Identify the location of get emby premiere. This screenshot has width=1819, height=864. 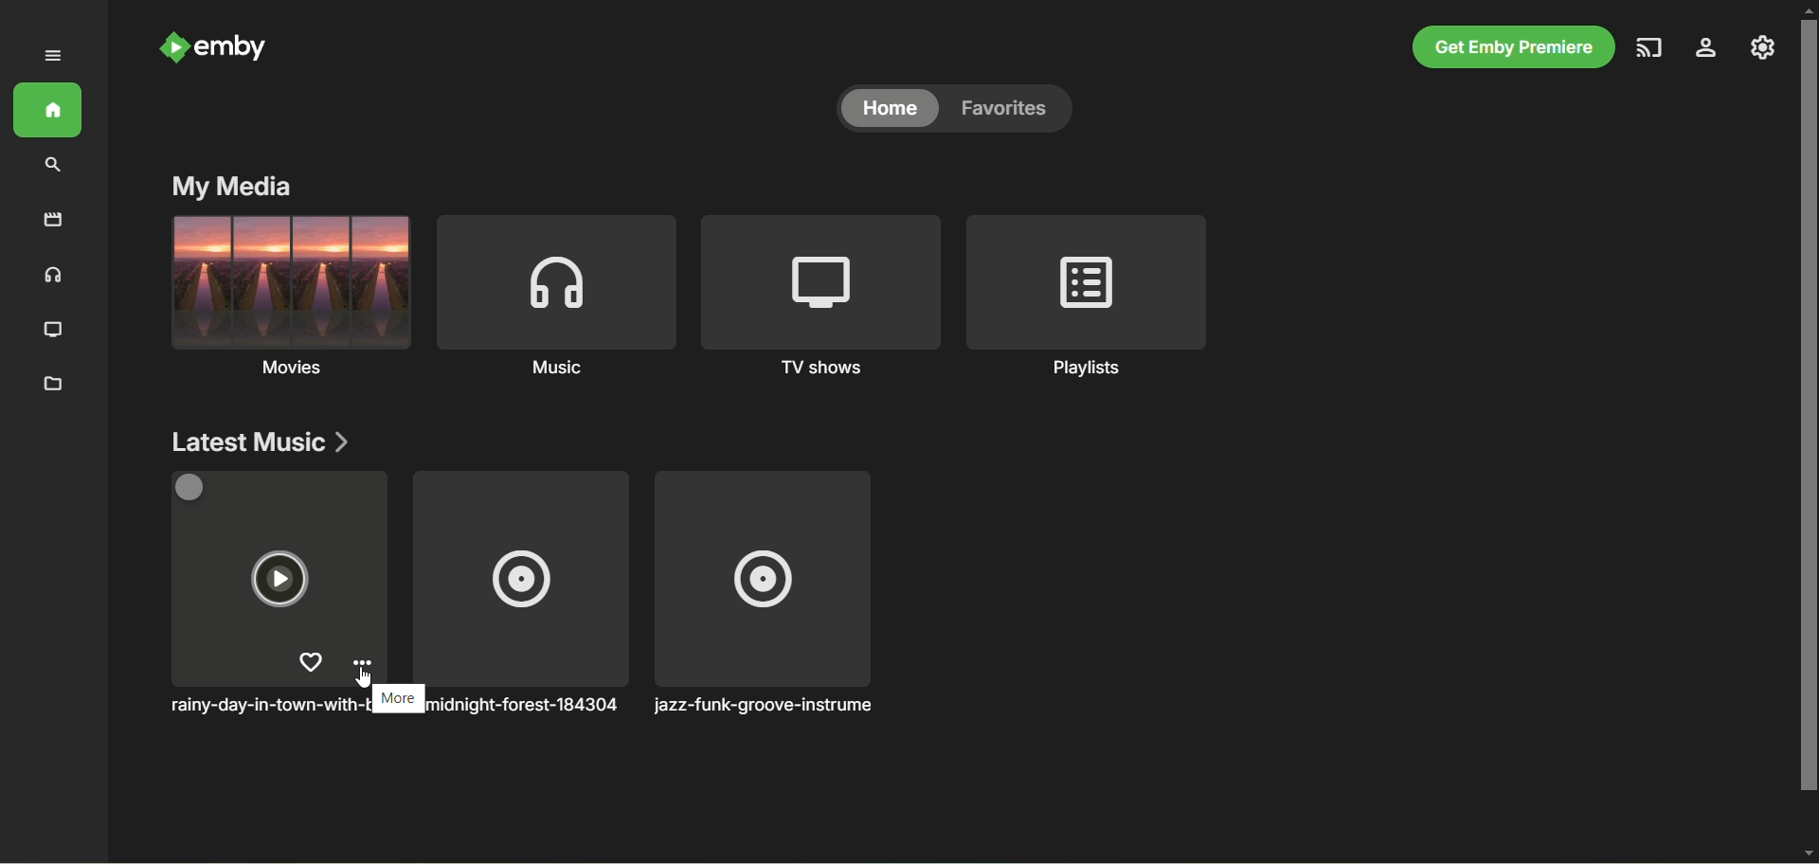
(1514, 46).